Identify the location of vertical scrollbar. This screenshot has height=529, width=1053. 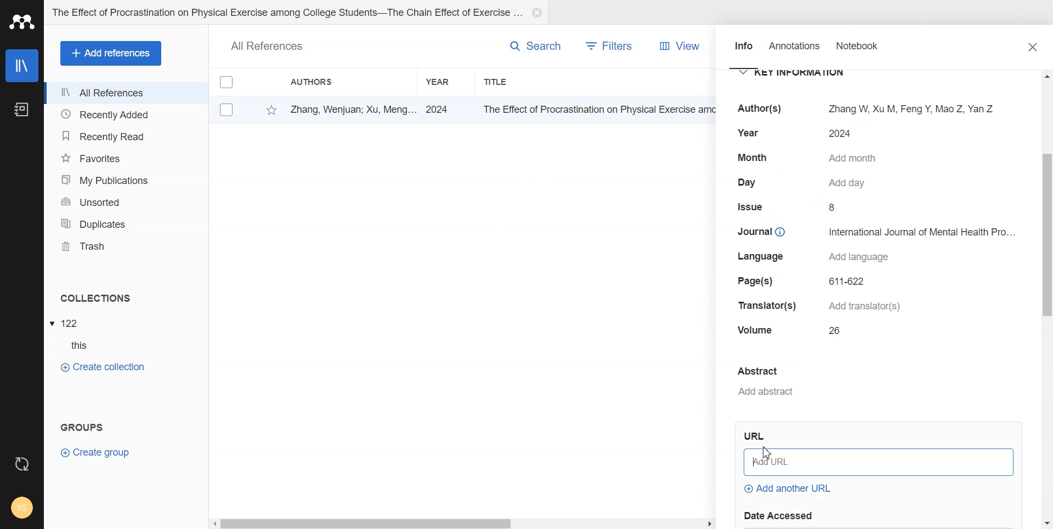
(1046, 242).